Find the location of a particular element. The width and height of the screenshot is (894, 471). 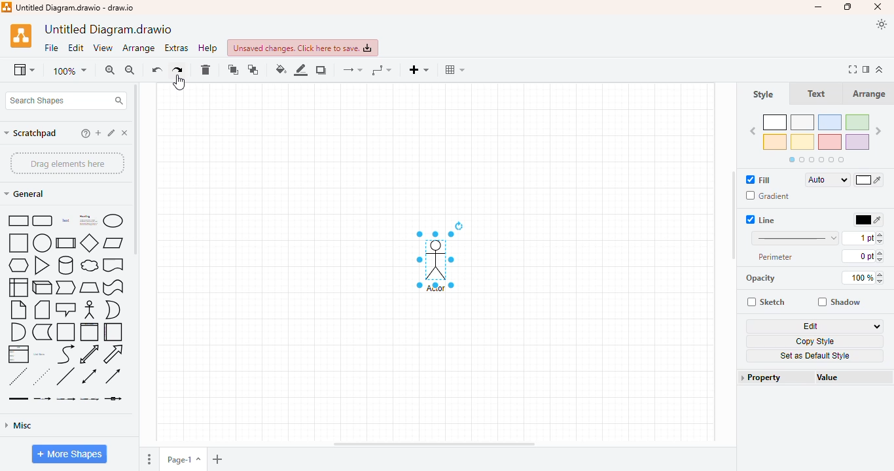

diamond is located at coordinates (90, 243).